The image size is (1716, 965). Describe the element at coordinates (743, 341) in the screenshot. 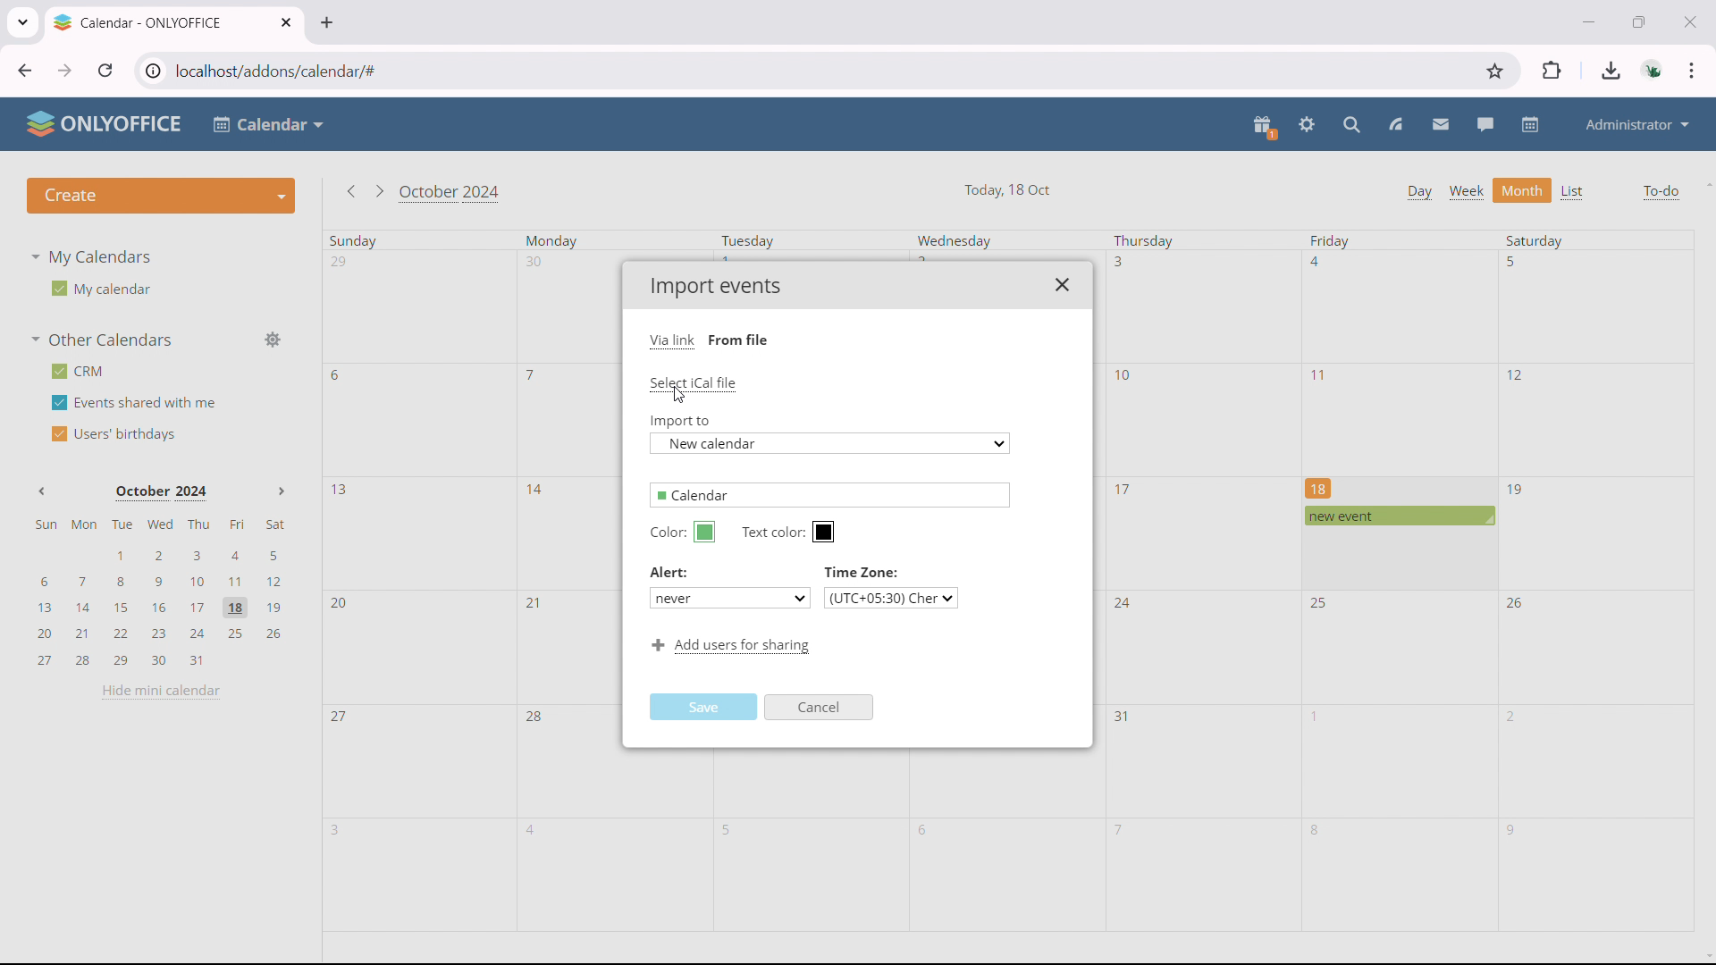

I see `From file` at that location.